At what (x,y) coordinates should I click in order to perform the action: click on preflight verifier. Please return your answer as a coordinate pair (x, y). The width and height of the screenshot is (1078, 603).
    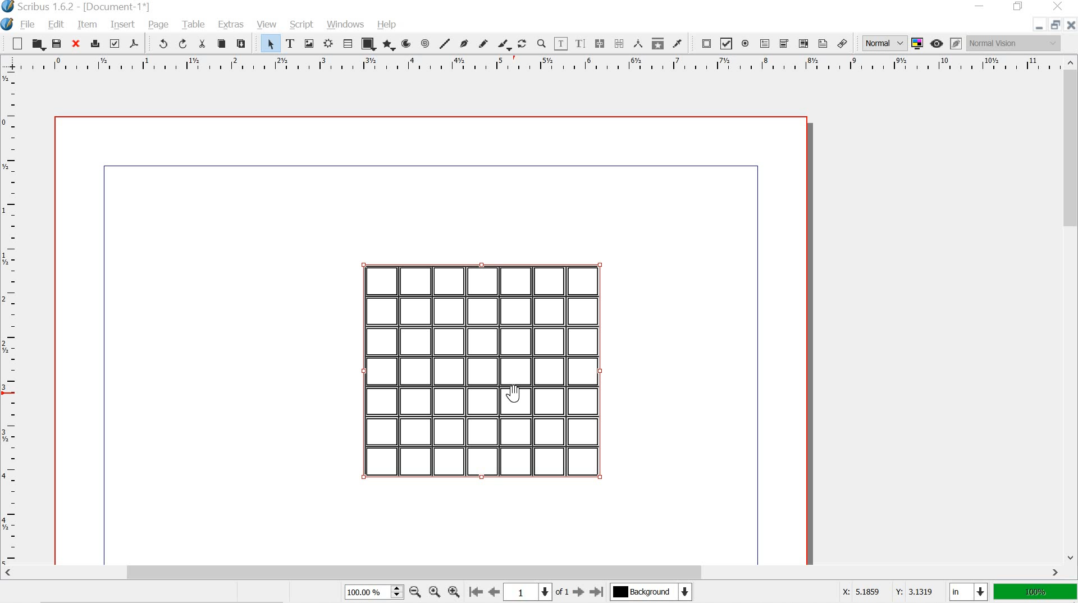
    Looking at the image, I should click on (114, 43).